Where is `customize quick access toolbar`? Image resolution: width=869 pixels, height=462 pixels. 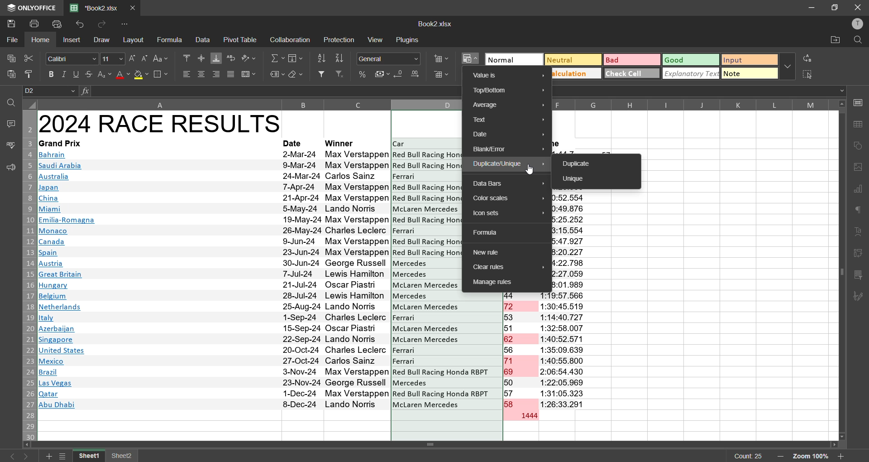
customize quick access toolbar is located at coordinates (127, 24).